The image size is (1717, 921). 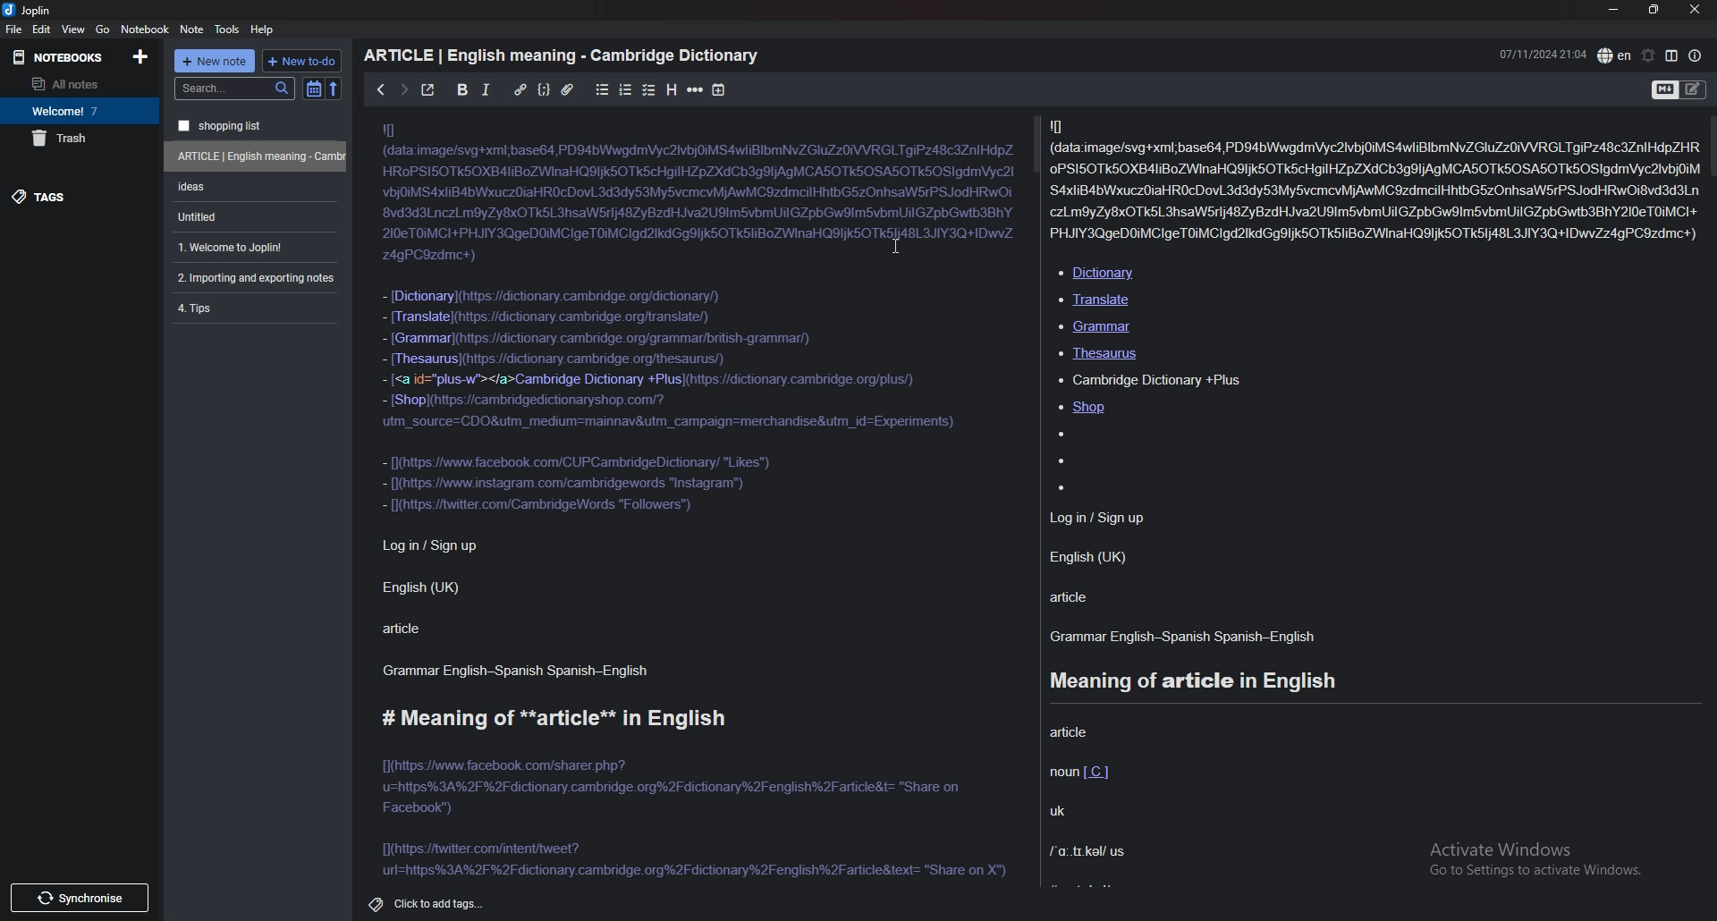 What do you see at coordinates (313, 89) in the screenshot?
I see `toggle sort order` at bounding box center [313, 89].